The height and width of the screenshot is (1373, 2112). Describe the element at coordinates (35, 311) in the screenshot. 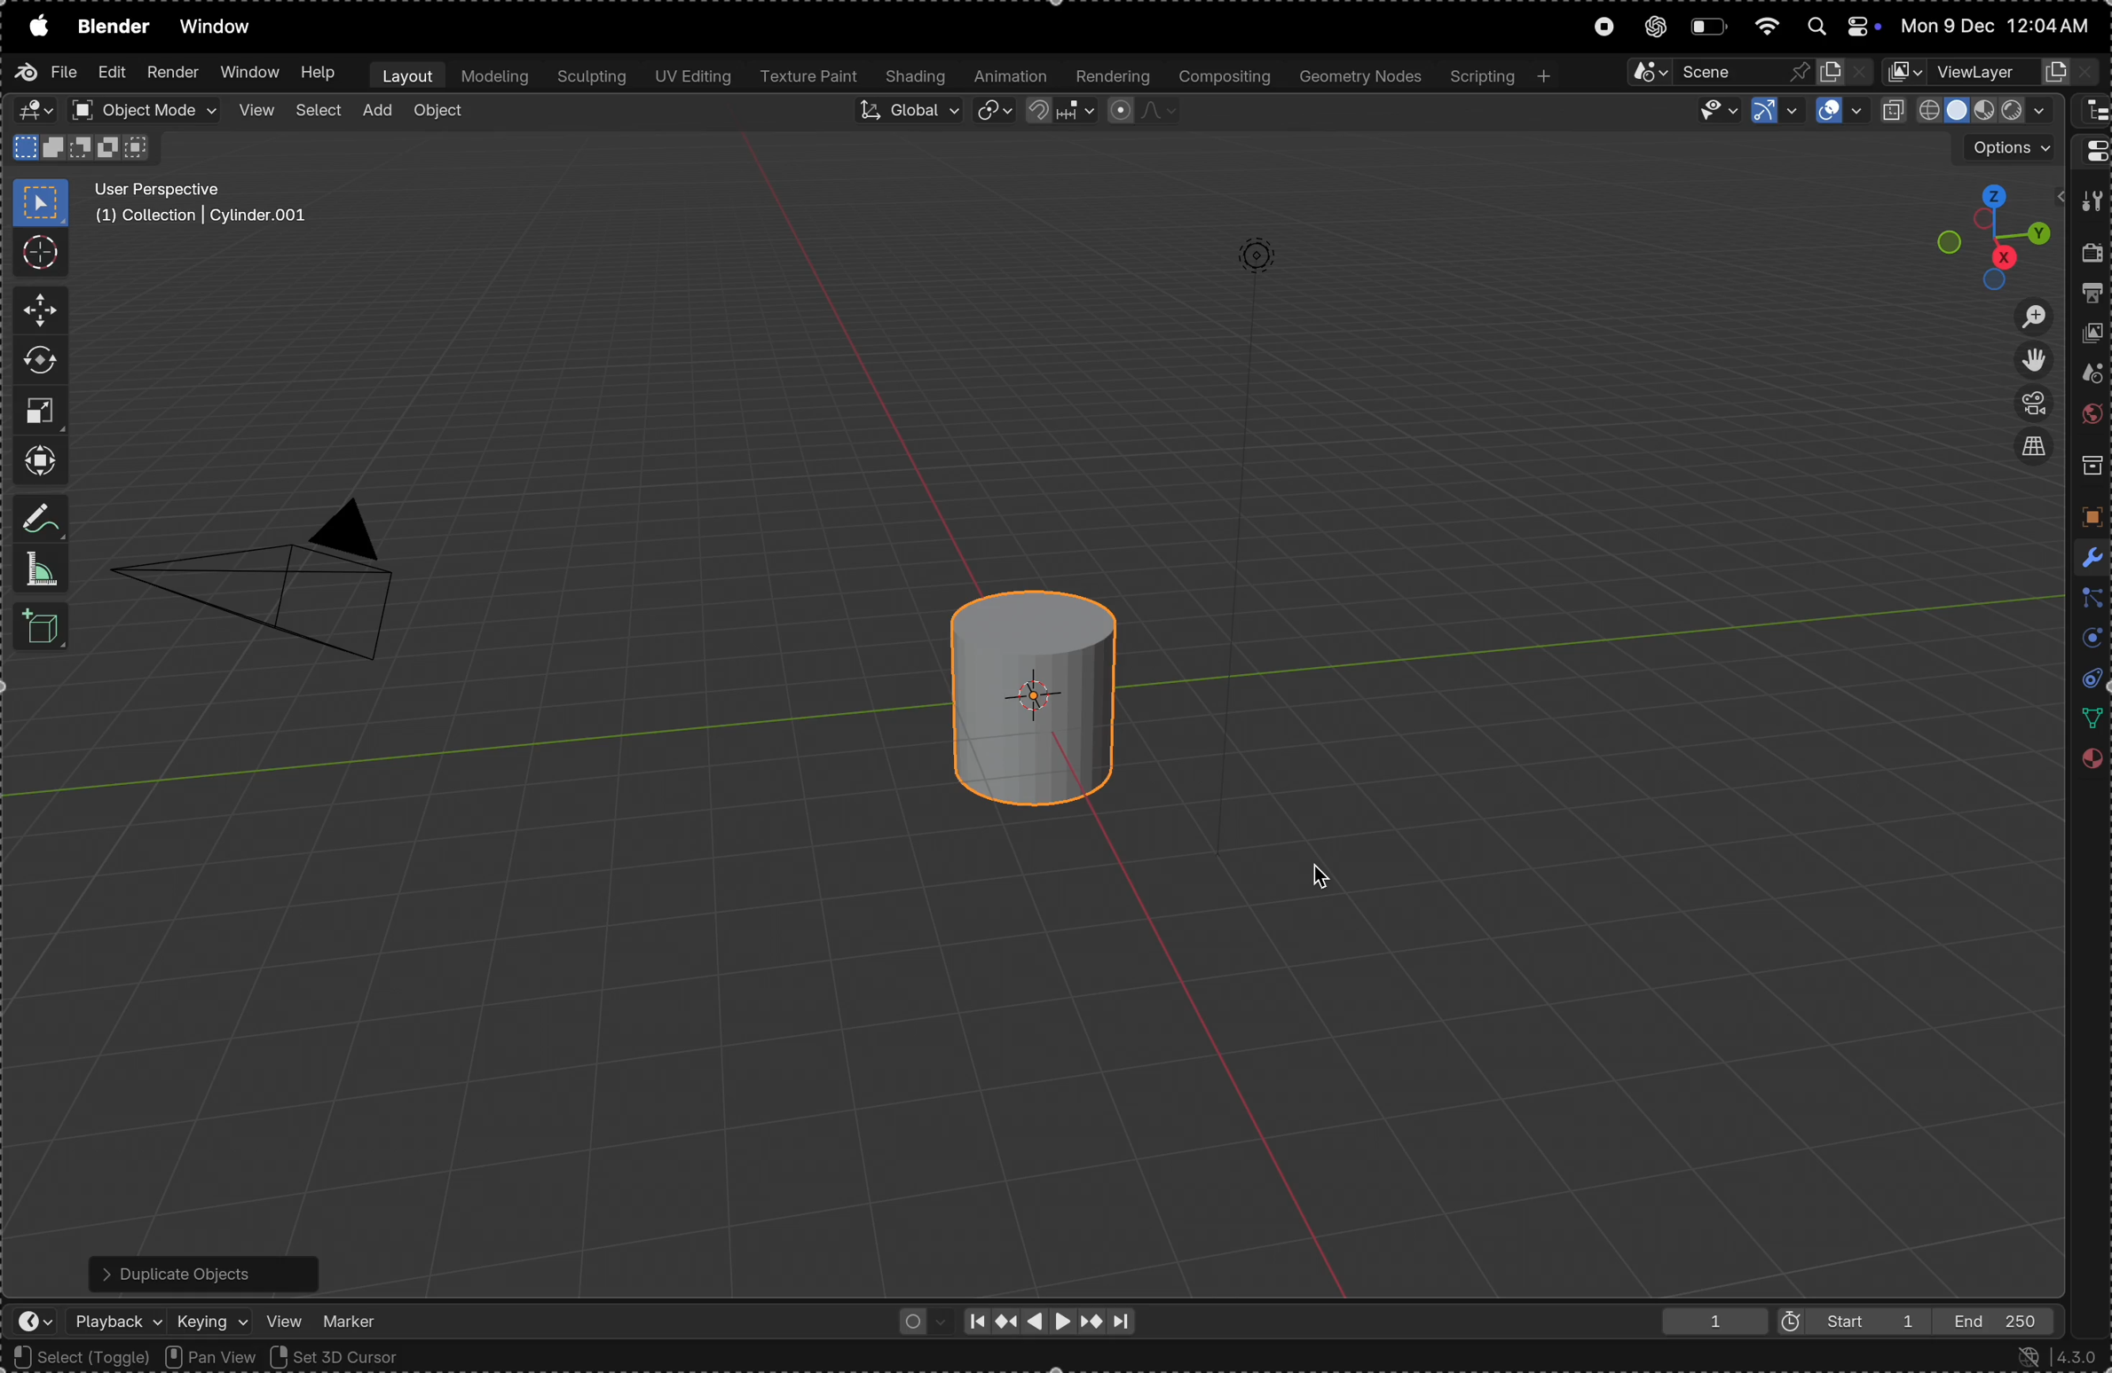

I see `move` at that location.